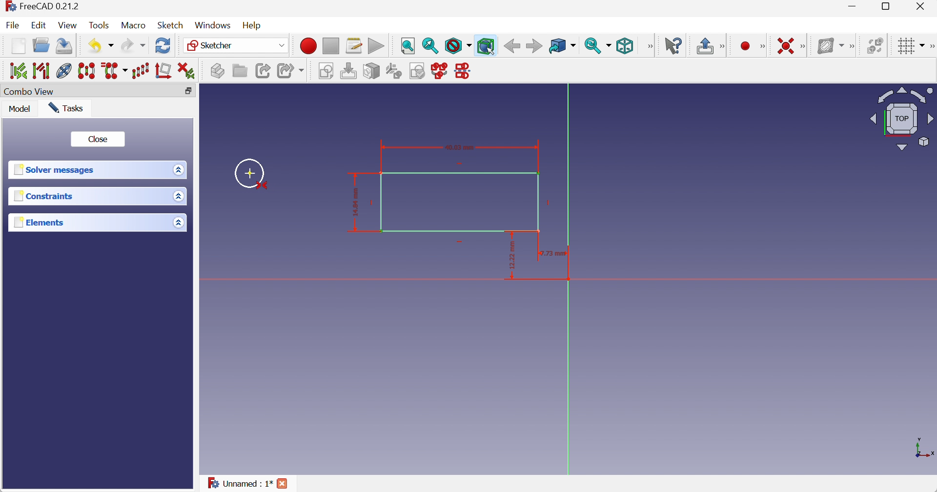  Describe the element at coordinates (562, 46) in the screenshot. I see `Go to linked object` at that location.